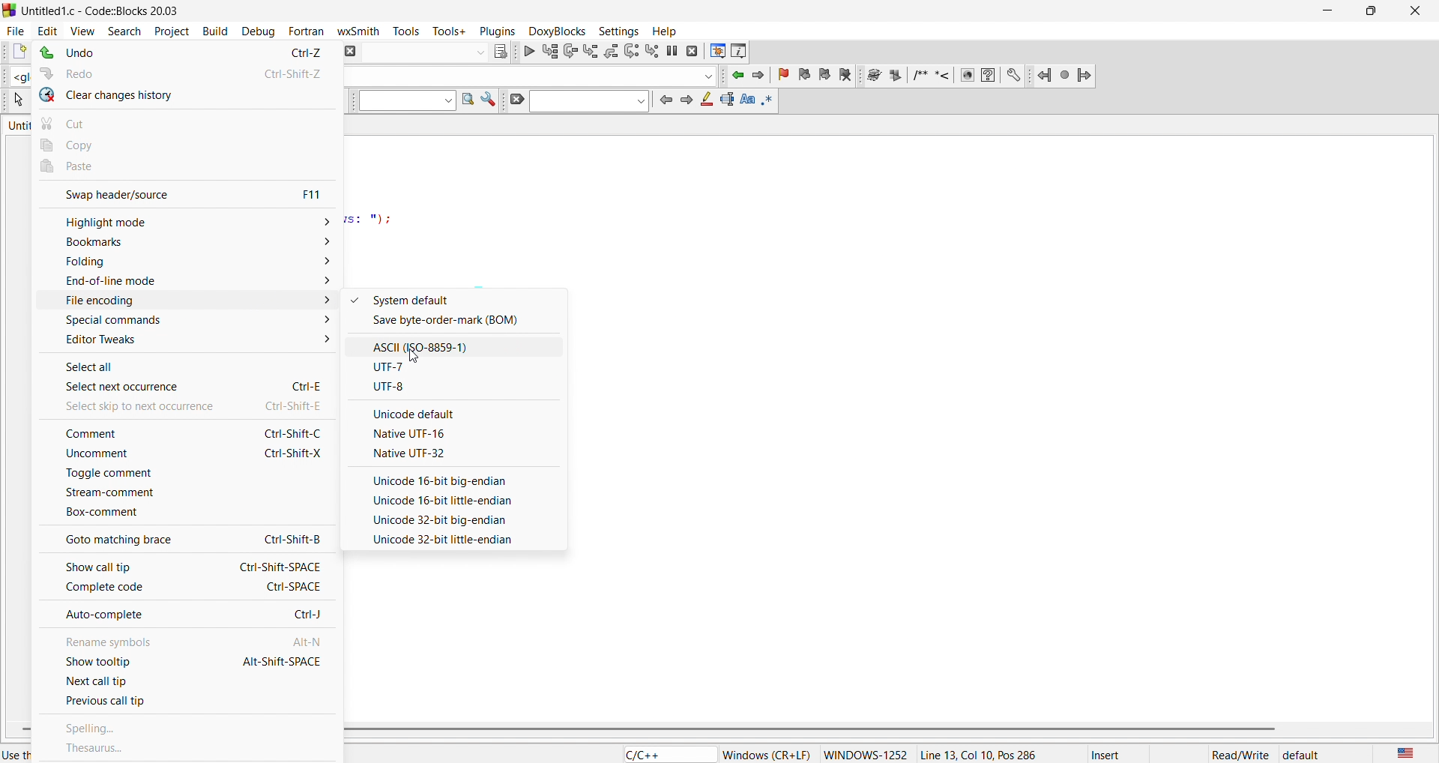 Image resolution: width=1439 pixels, height=763 pixels. What do you see at coordinates (1330, 10) in the screenshot?
I see `minimize` at bounding box center [1330, 10].